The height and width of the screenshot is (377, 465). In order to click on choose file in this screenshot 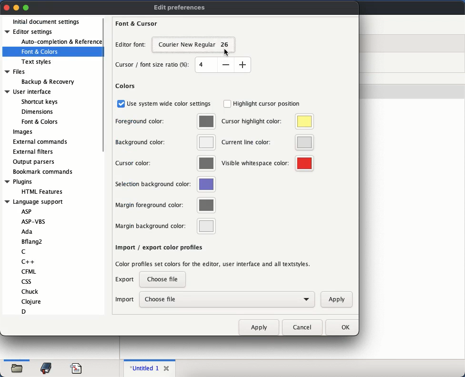, I will do `click(229, 299)`.